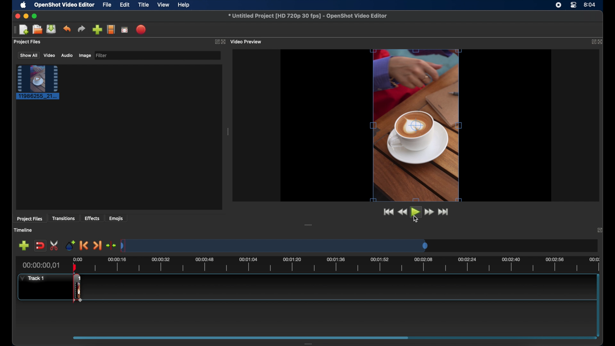 The height and width of the screenshot is (346, 615). What do you see at coordinates (430, 212) in the screenshot?
I see `fastfoward` at bounding box center [430, 212].